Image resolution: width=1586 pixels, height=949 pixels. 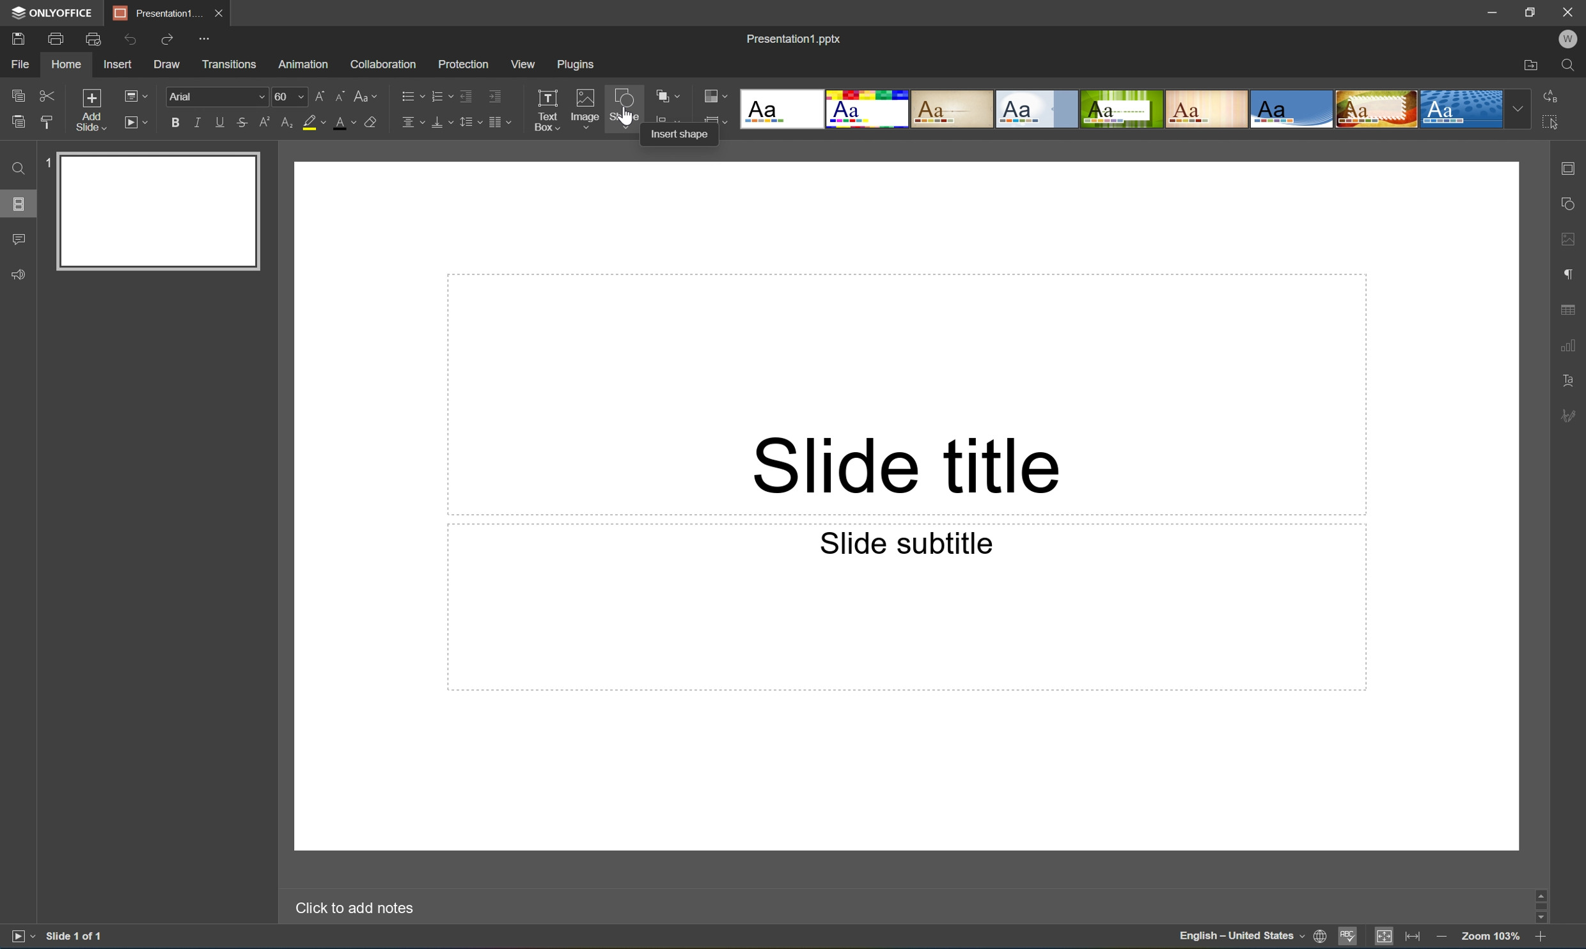 I want to click on Scroll Bar, so click(x=1537, y=907).